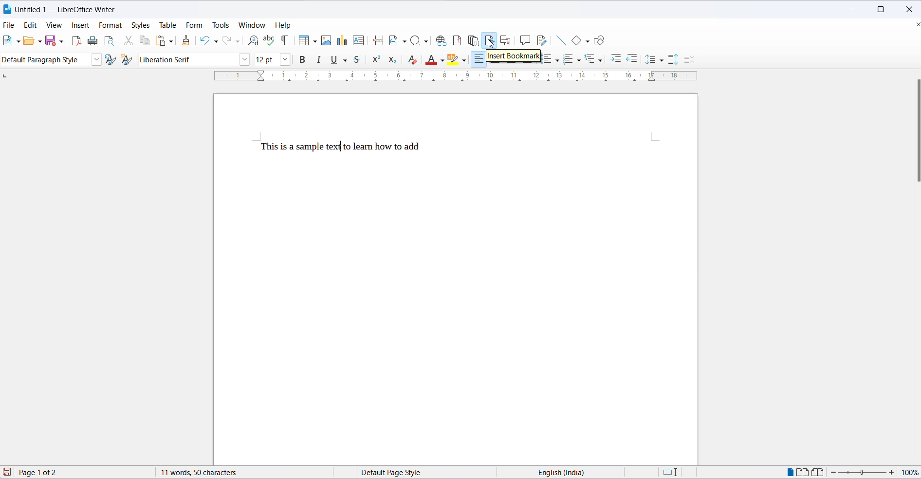 This screenshot has height=479, width=921. I want to click on undo options, so click(217, 40).